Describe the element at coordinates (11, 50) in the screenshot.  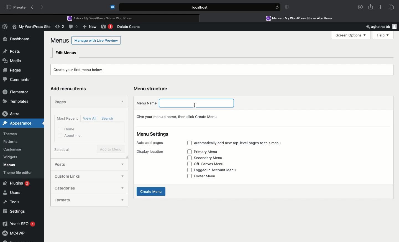
I see `Posts` at that location.